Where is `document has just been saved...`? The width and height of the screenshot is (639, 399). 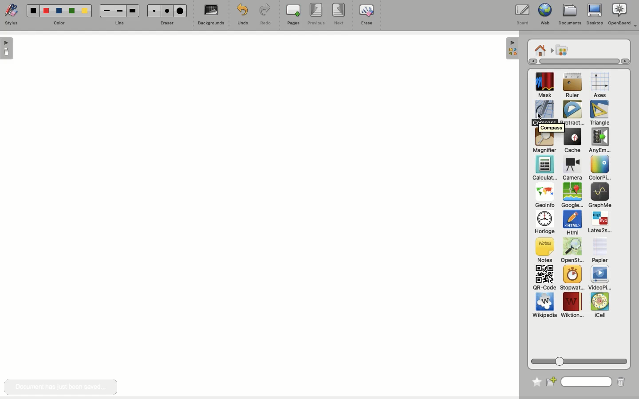 document has just been saved... is located at coordinates (60, 387).